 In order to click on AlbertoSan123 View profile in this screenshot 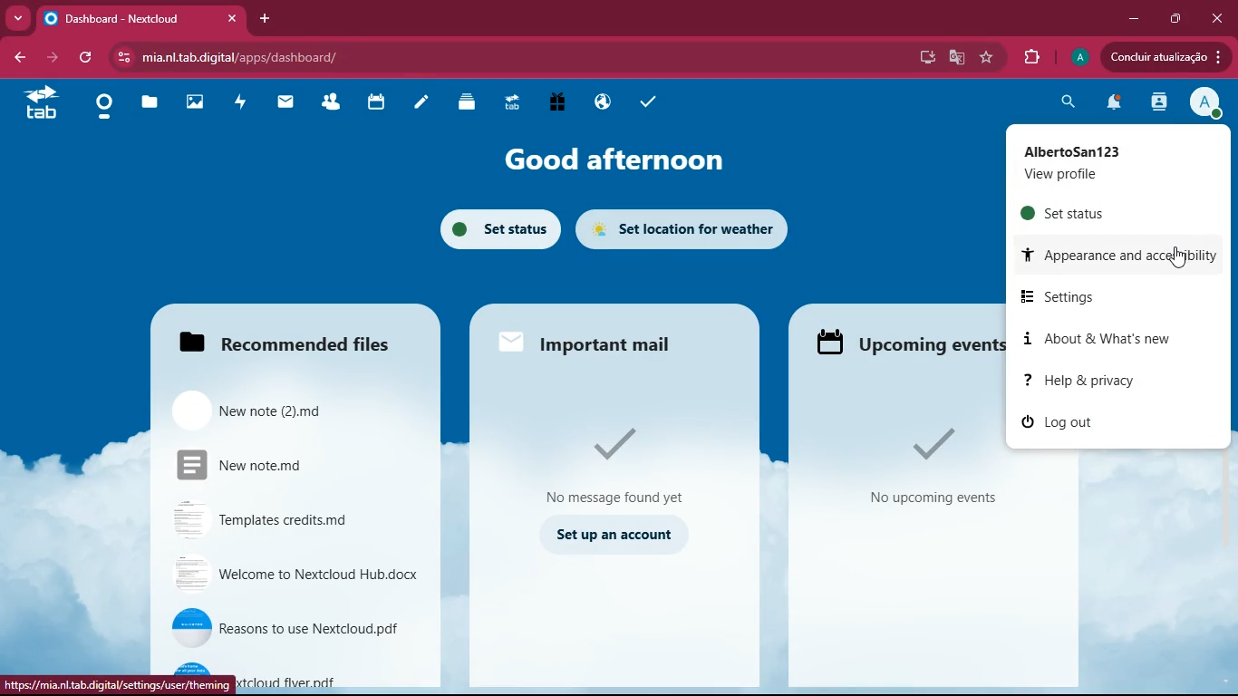, I will do `click(1112, 162)`.